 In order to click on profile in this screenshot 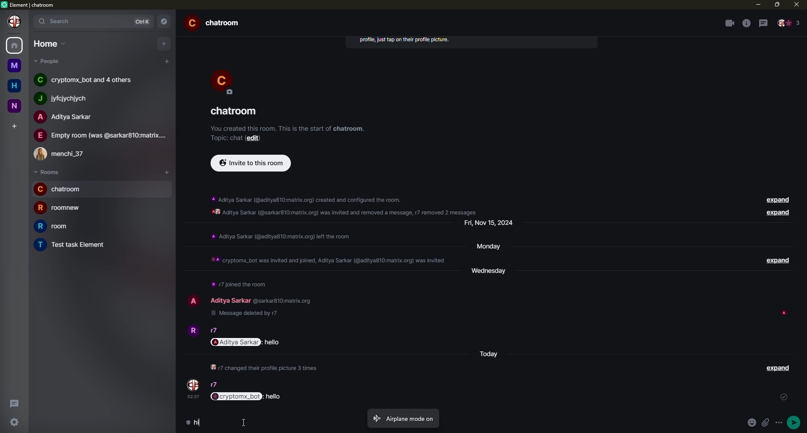, I will do `click(192, 331)`.